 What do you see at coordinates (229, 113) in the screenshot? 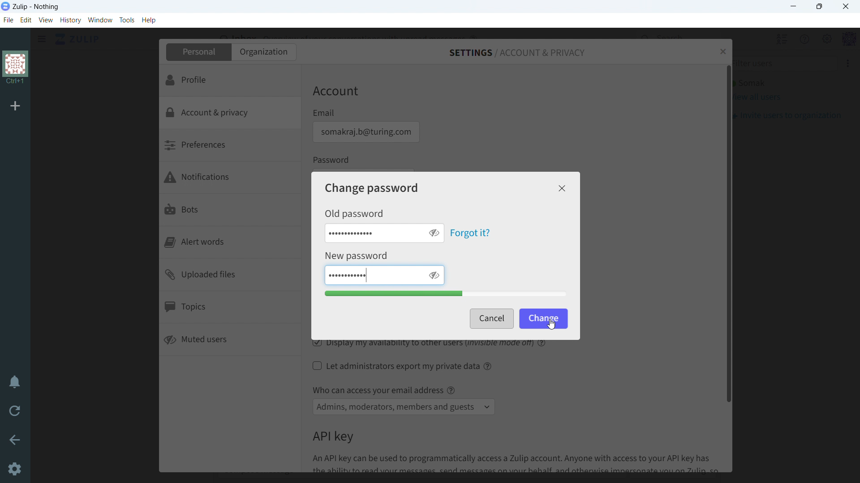
I see `account & privacy selected` at bounding box center [229, 113].